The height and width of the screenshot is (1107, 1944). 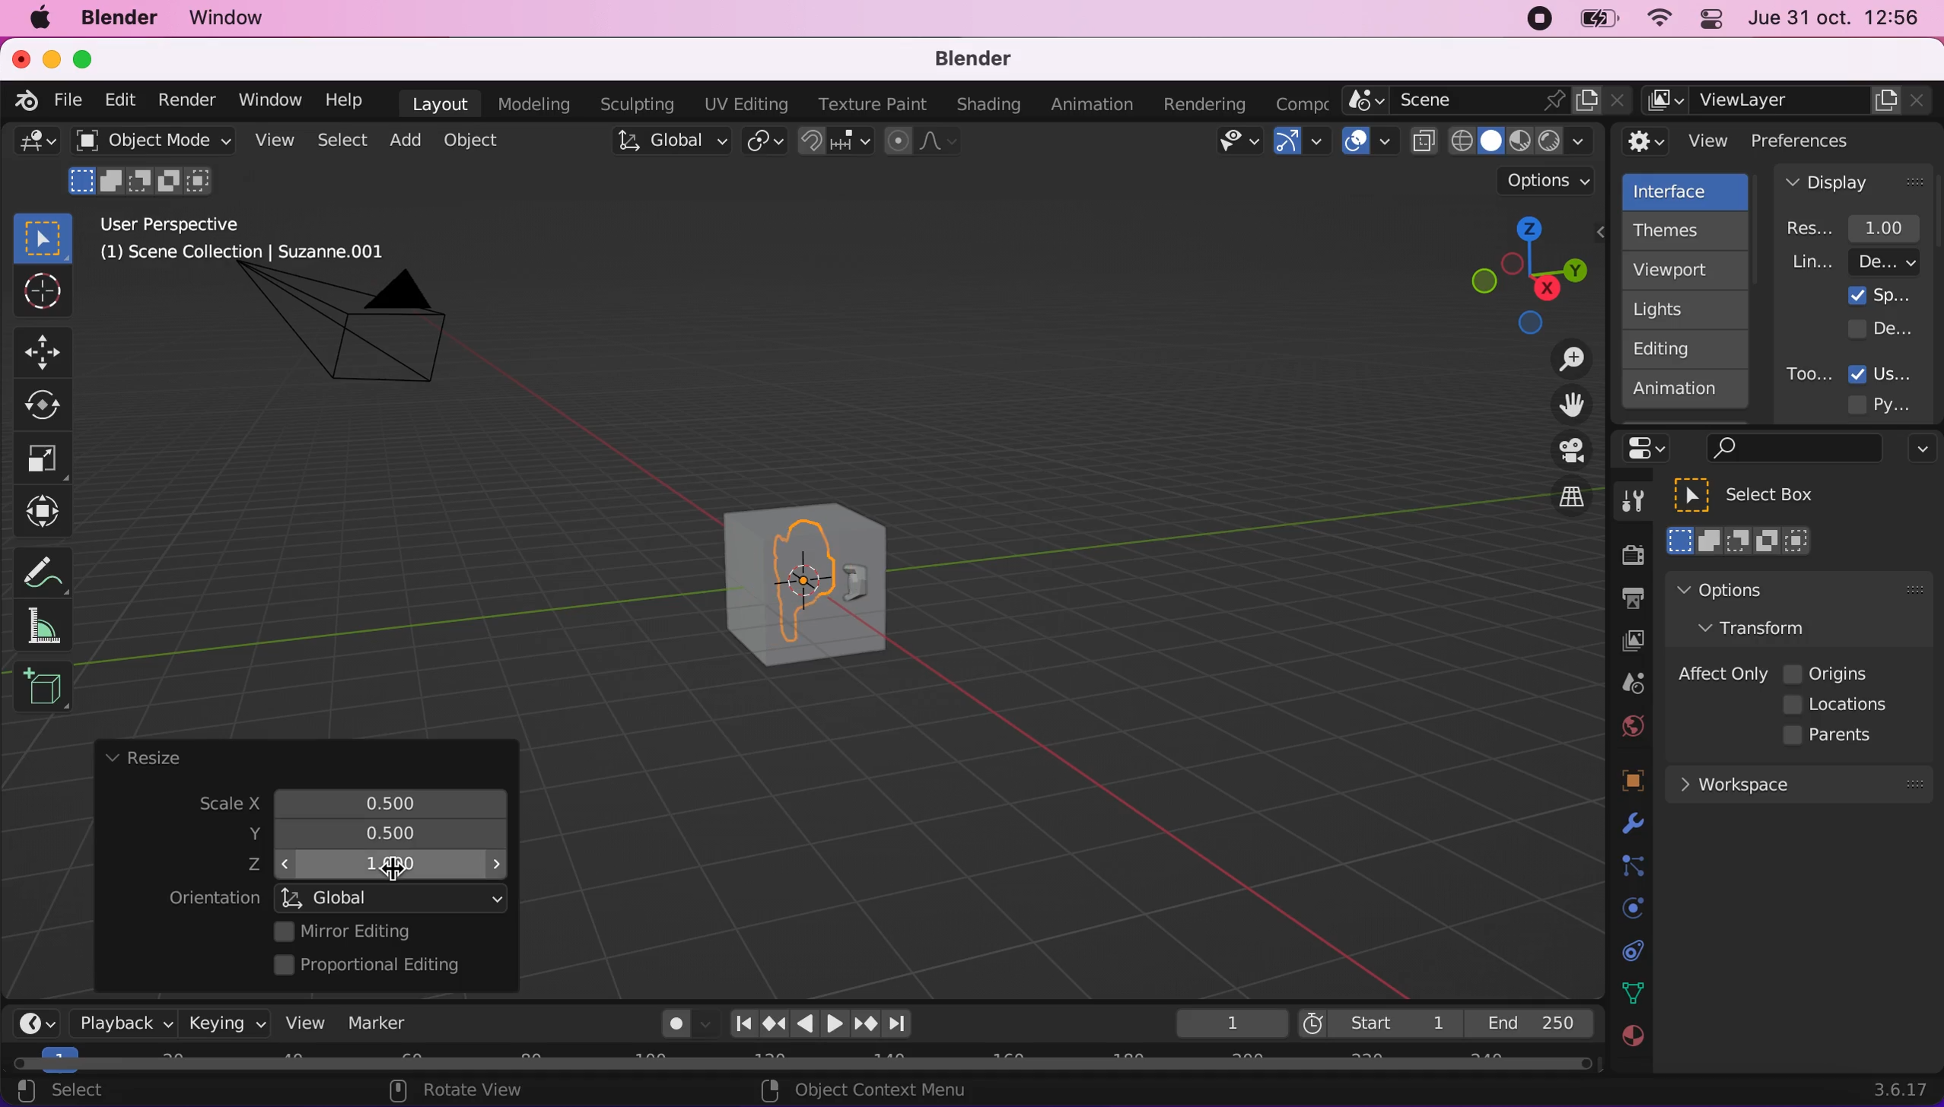 What do you see at coordinates (254, 240) in the screenshot?
I see `user perspective (1) scene collection | suzzane.001` at bounding box center [254, 240].